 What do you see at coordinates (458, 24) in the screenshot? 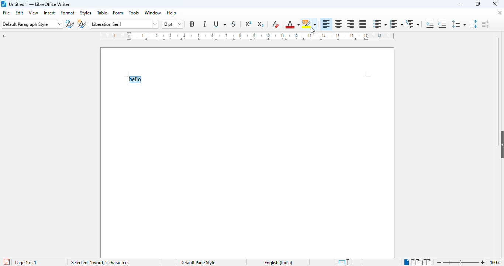
I see `set line spacing` at bounding box center [458, 24].